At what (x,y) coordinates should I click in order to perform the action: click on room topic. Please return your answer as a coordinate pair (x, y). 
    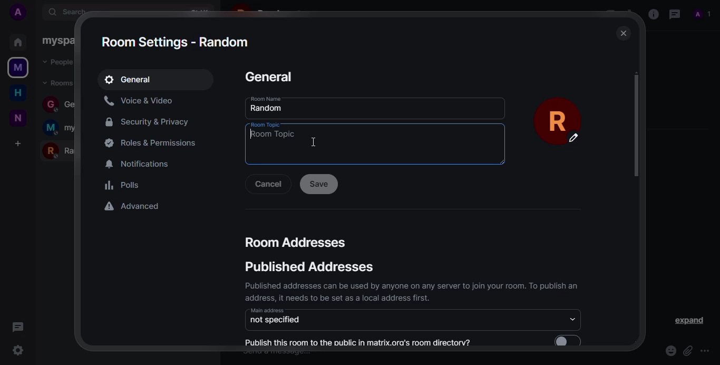
    Looking at the image, I should click on (289, 137).